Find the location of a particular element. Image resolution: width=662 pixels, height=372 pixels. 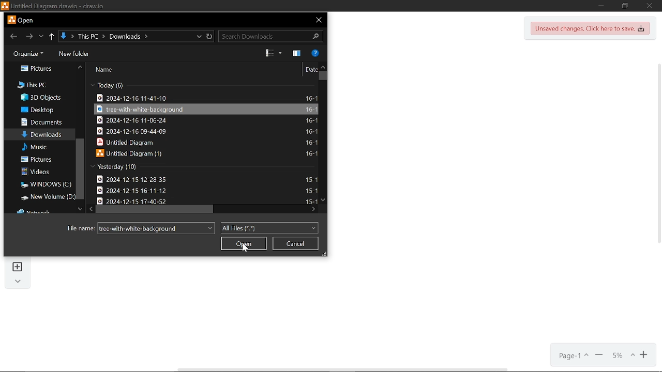

pictures is located at coordinates (36, 160).